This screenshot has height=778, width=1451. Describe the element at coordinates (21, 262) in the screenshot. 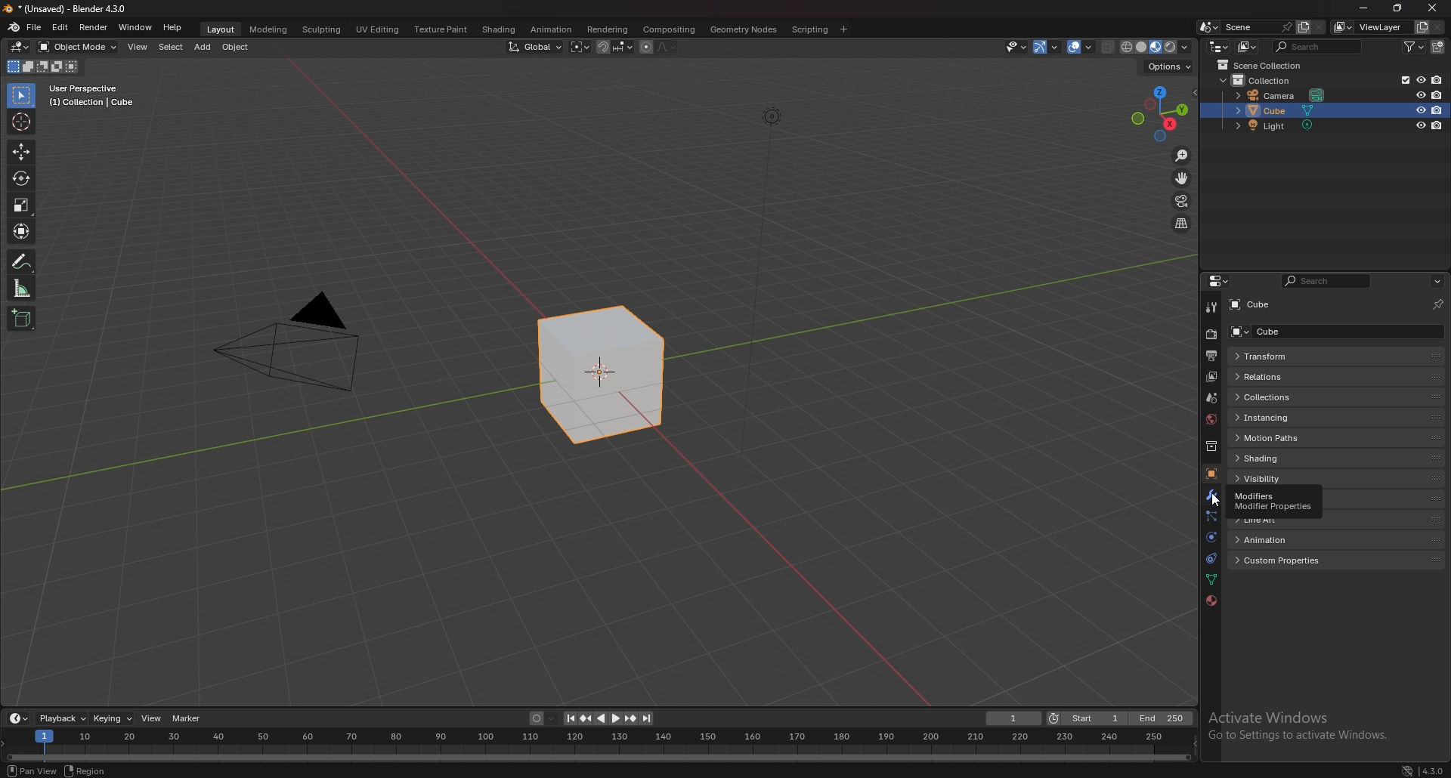

I see `annotate` at that location.